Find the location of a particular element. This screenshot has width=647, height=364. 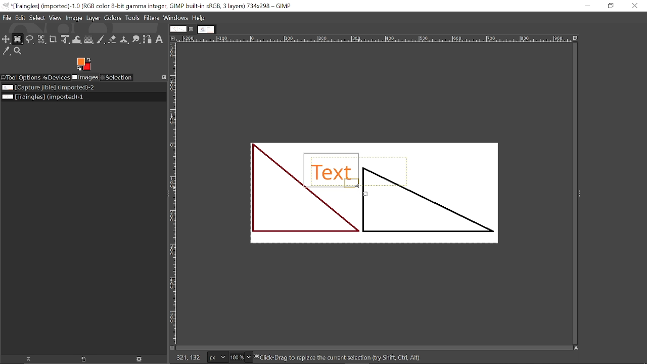

Unified transform tool is located at coordinates (65, 39).